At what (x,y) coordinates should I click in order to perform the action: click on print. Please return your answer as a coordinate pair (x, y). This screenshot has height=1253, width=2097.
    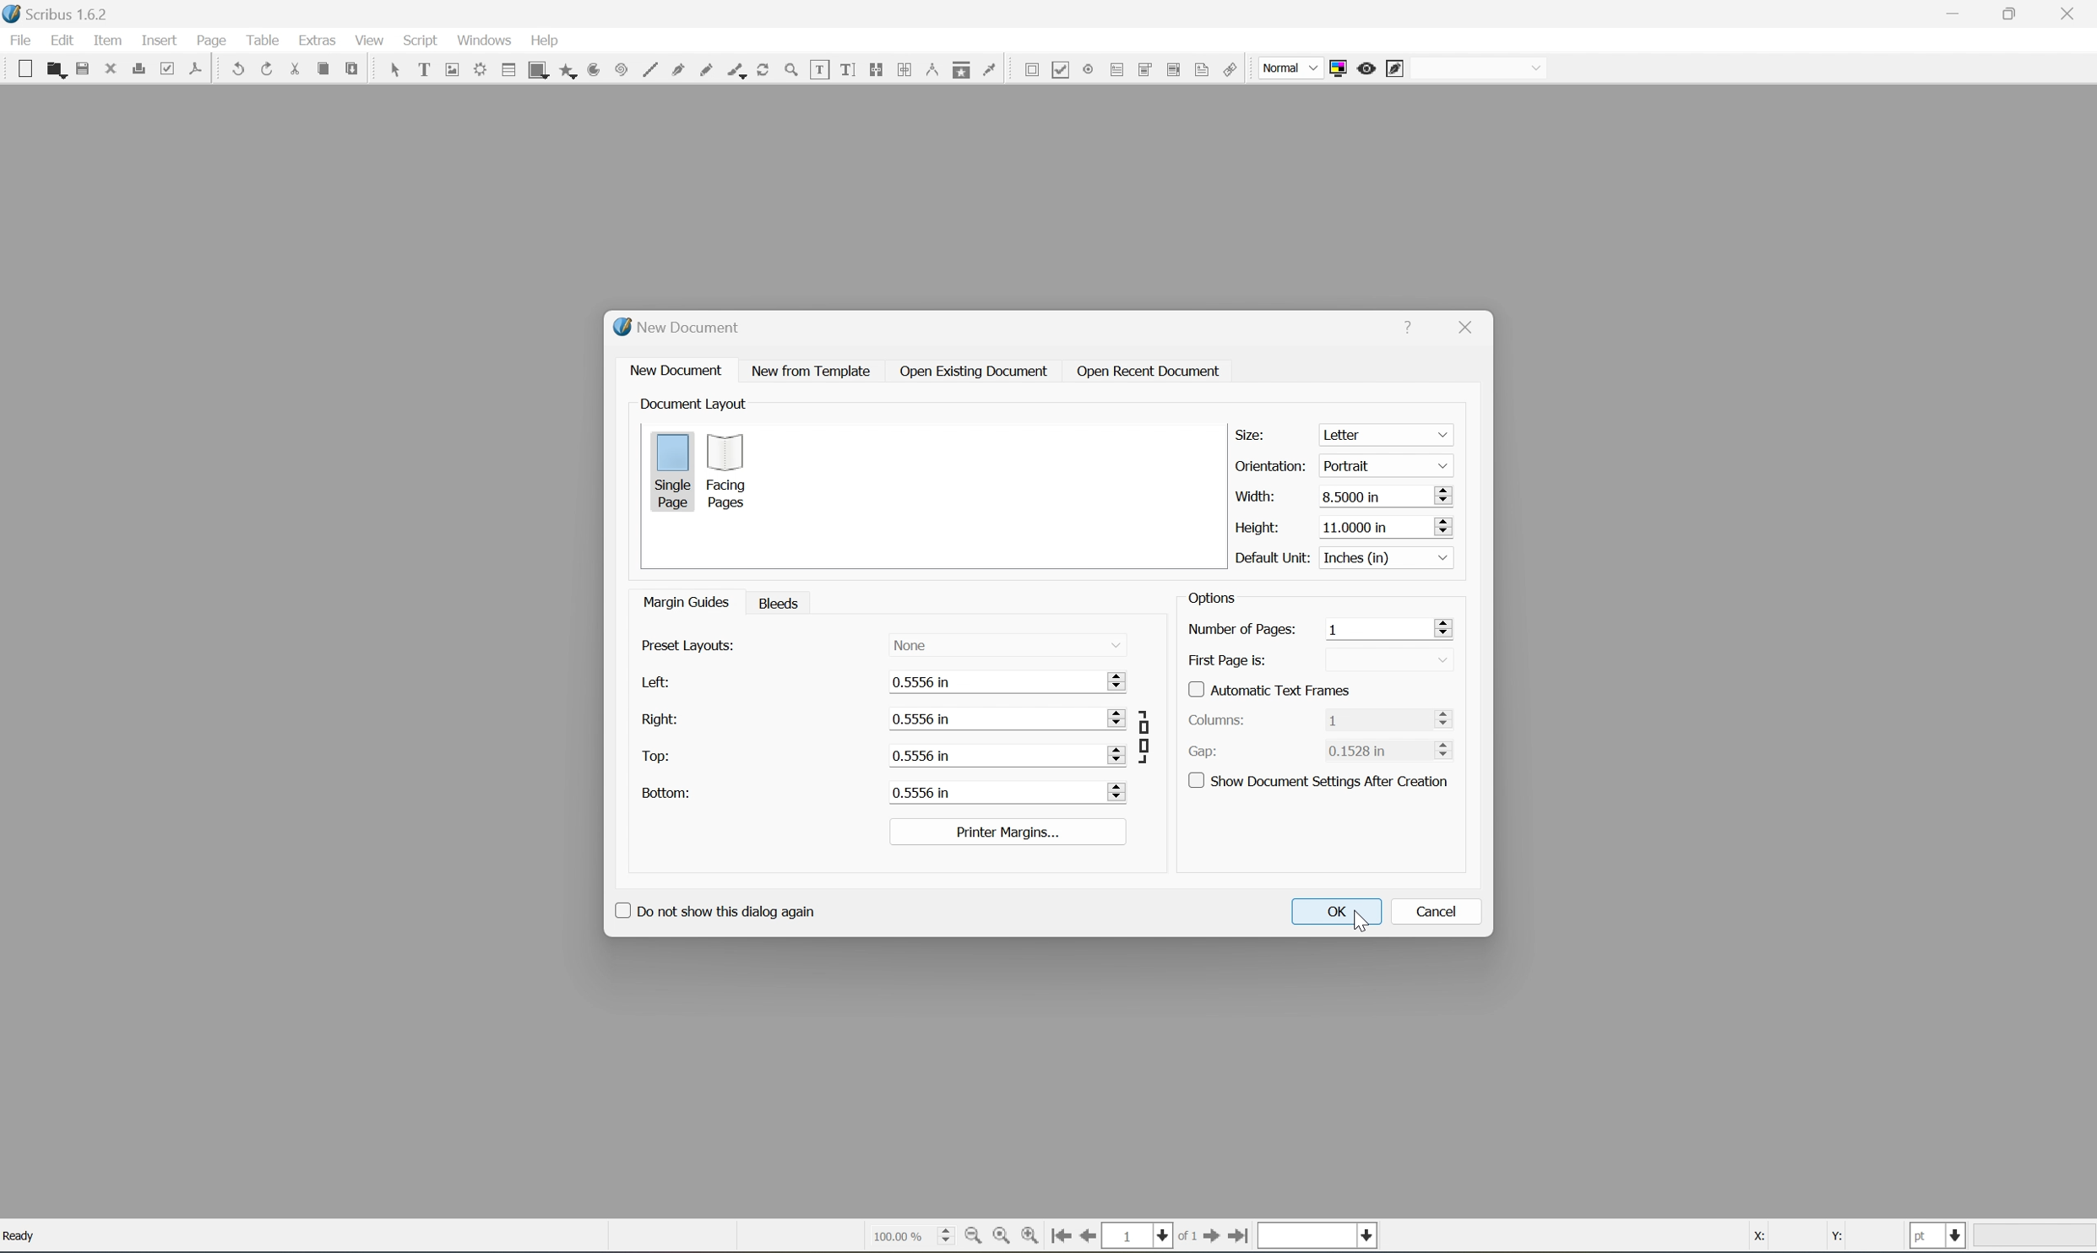
    Looking at the image, I should click on (137, 68).